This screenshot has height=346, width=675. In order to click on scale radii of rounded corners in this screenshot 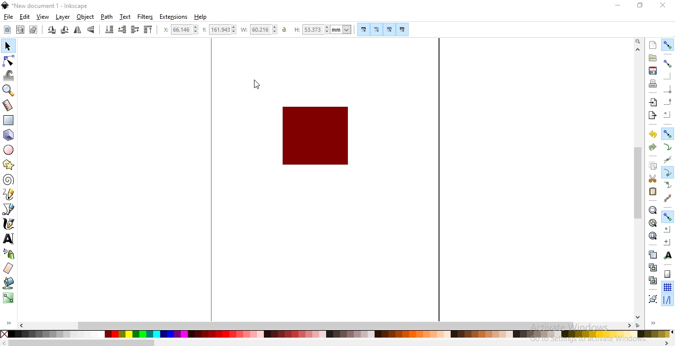, I will do `click(376, 29)`.